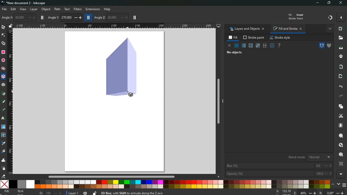 The image size is (347, 195). What do you see at coordinates (11, 26) in the screenshot?
I see `unlock` at bounding box center [11, 26].